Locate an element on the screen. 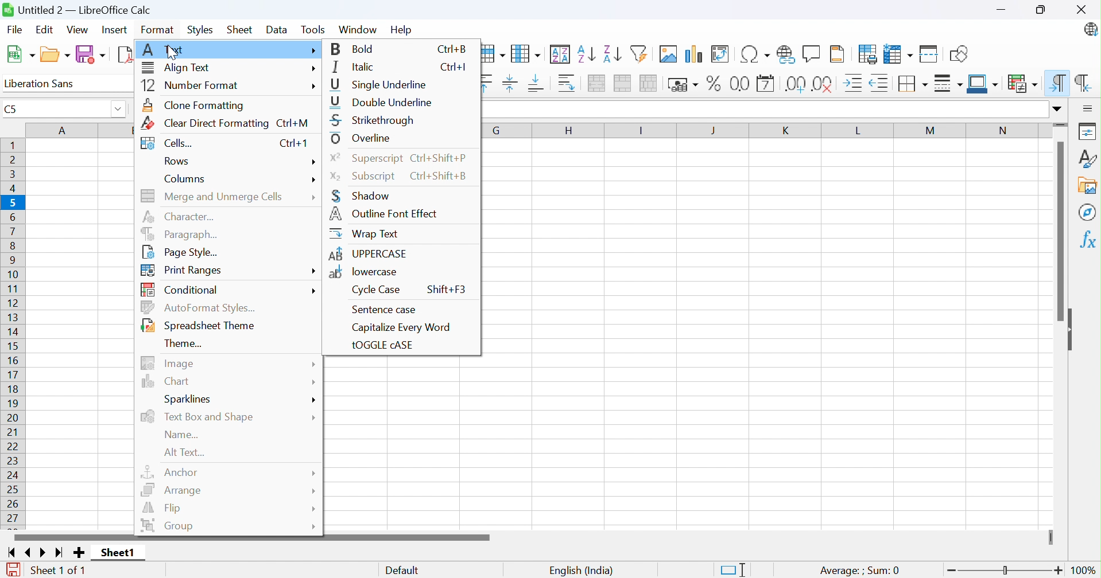 The width and height of the screenshot is (1101, 578). Spreadsheet theme is located at coordinates (200, 323).